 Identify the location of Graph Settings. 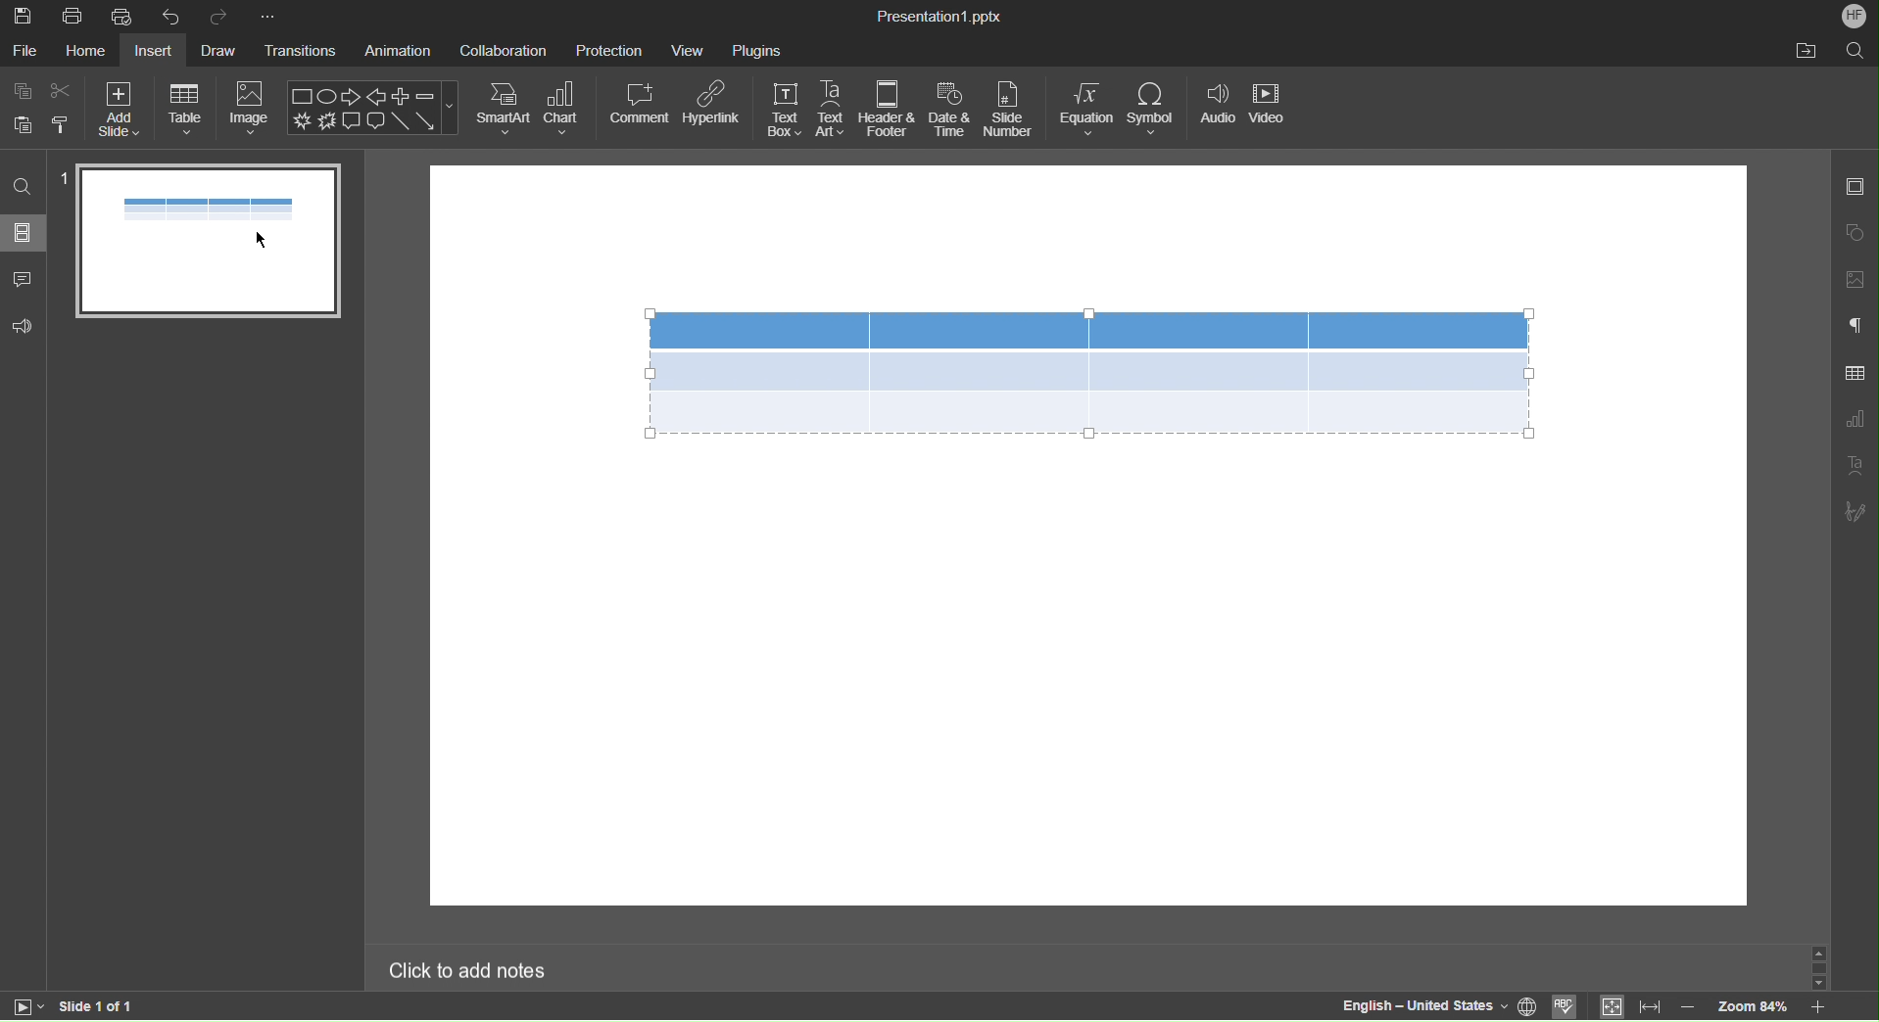
(1855, 421).